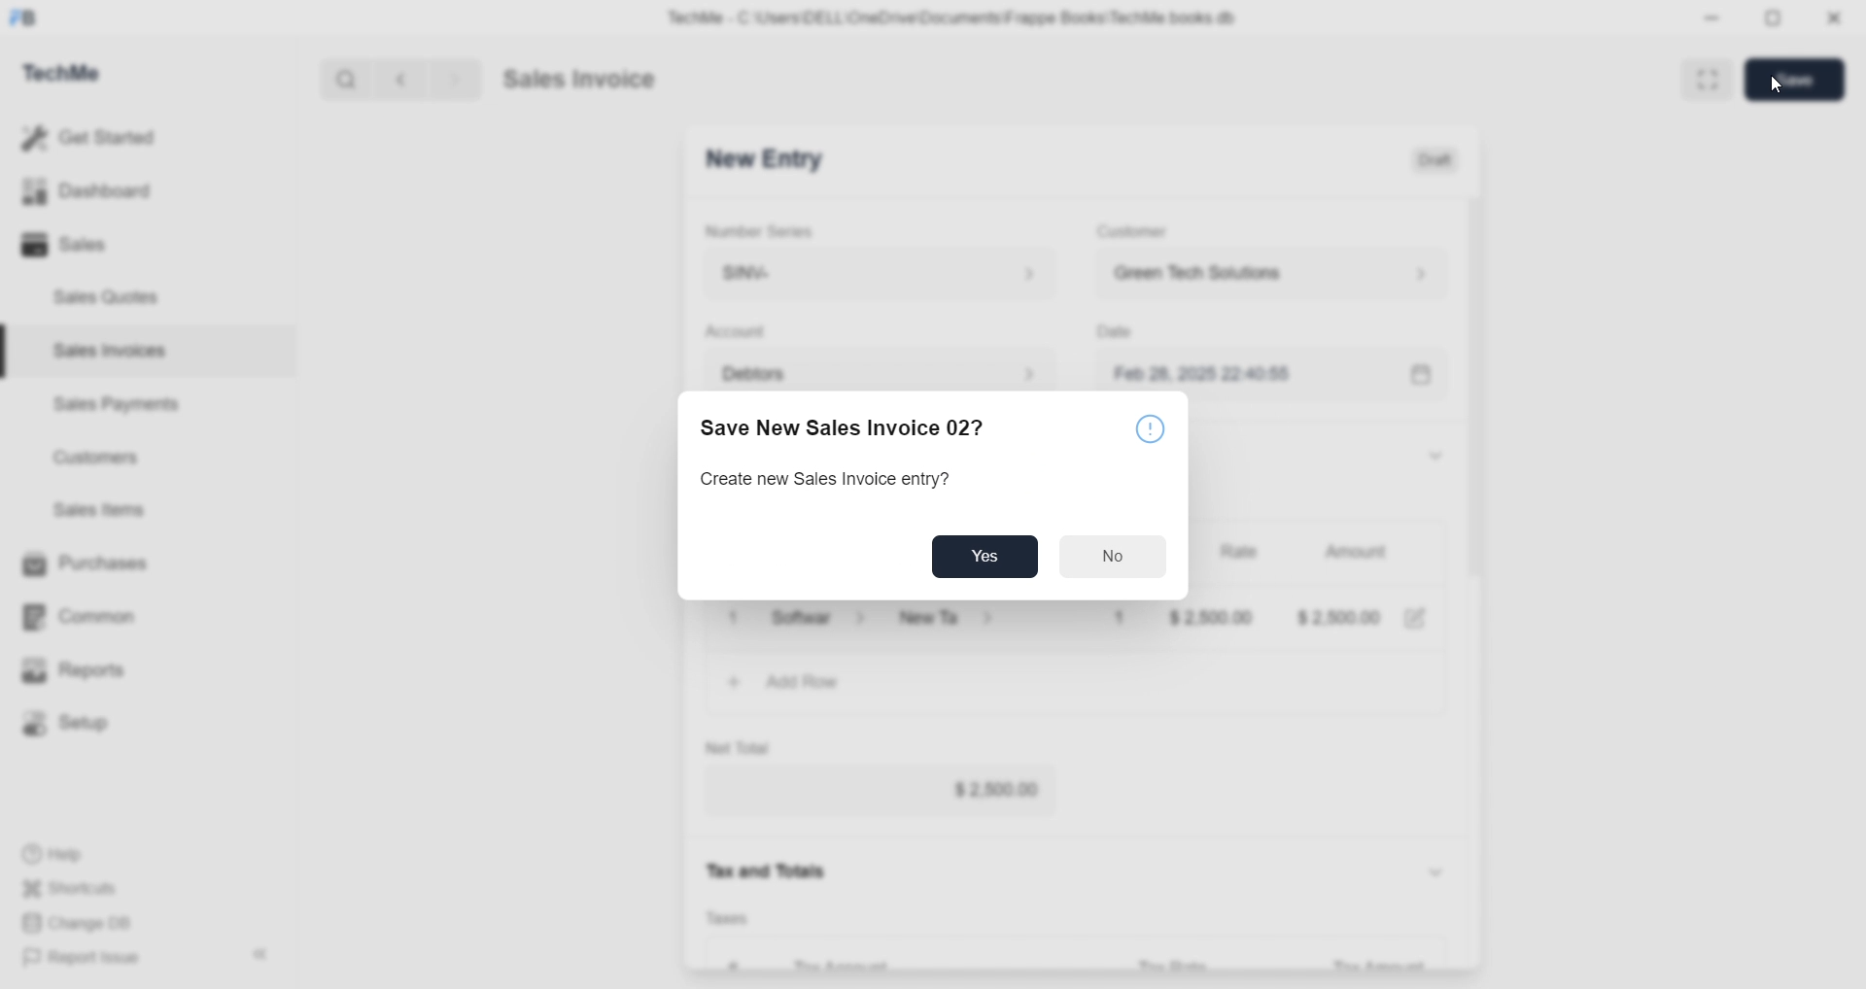  What do you see at coordinates (844, 427) in the screenshot?
I see `Save New Sales Invoice 02?` at bounding box center [844, 427].